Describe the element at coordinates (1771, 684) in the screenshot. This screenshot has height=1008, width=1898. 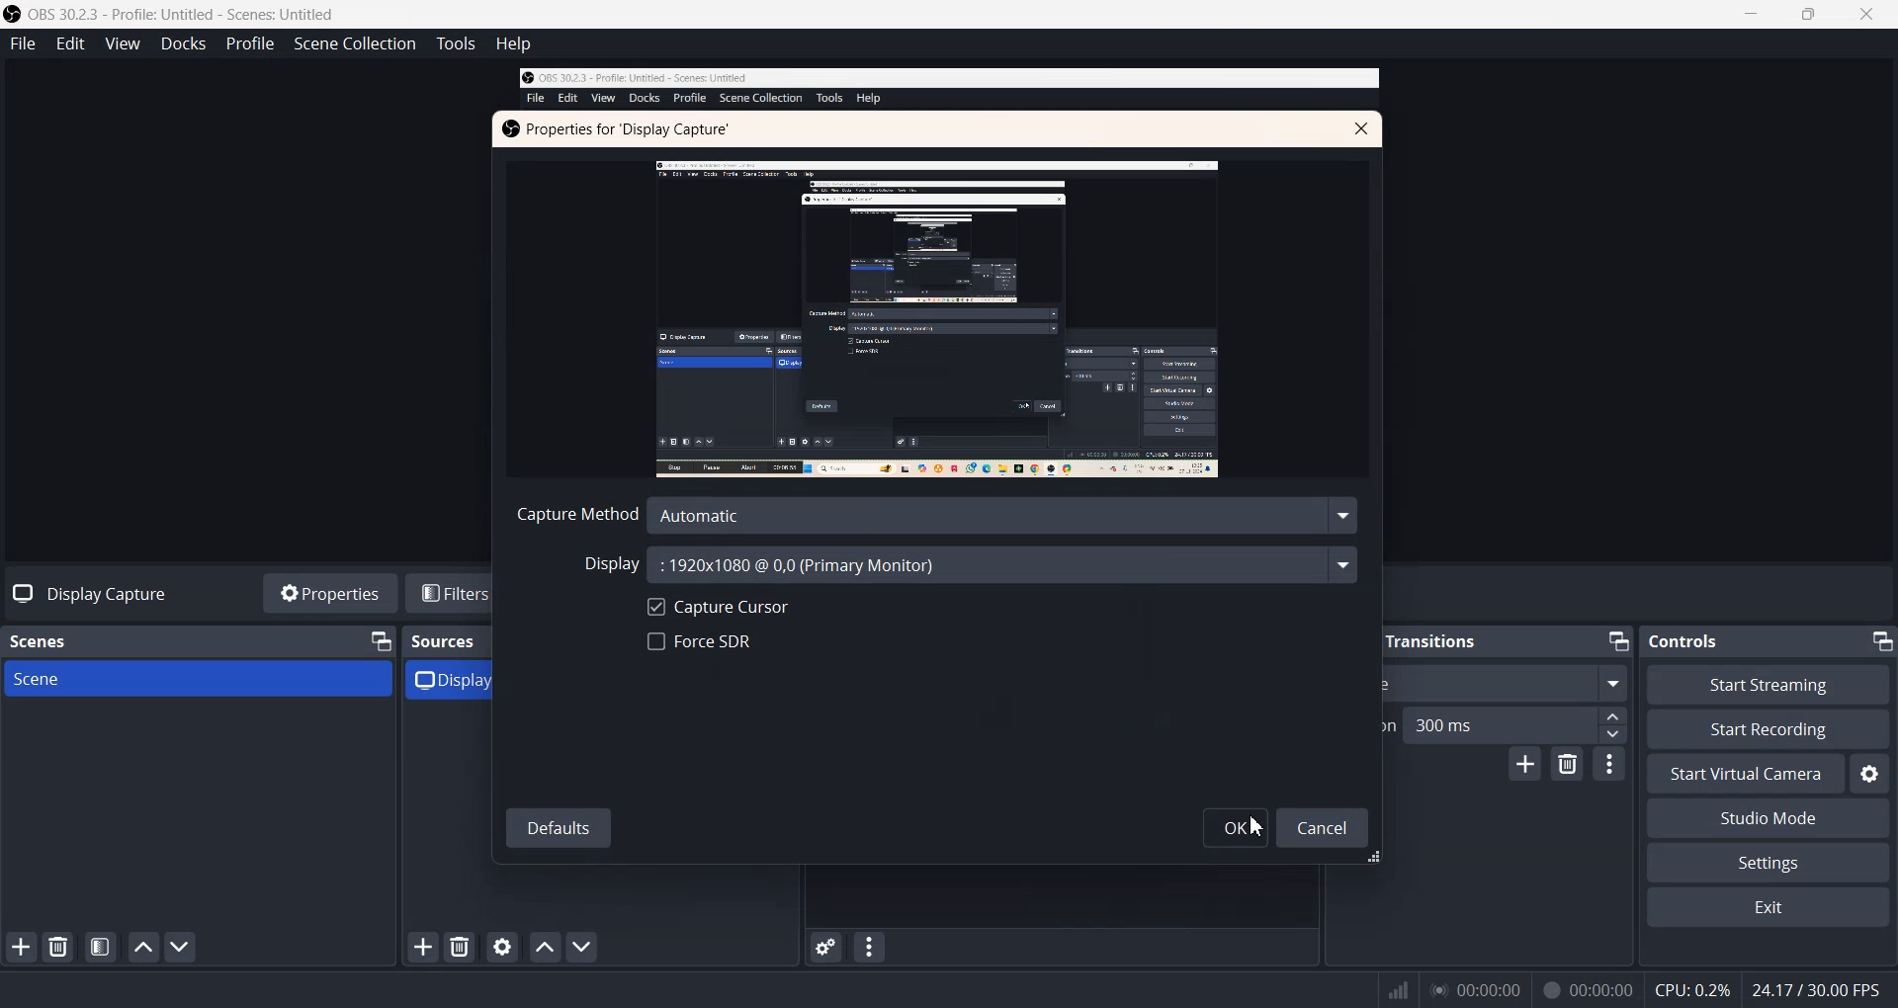
I see `Start Streaming` at that location.